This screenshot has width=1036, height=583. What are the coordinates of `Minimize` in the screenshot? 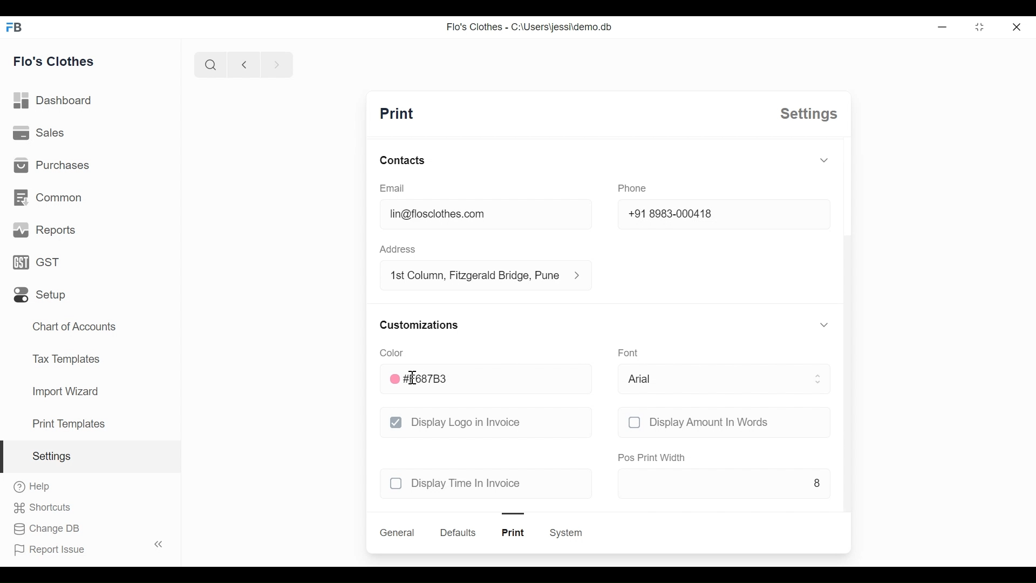 It's located at (940, 26).